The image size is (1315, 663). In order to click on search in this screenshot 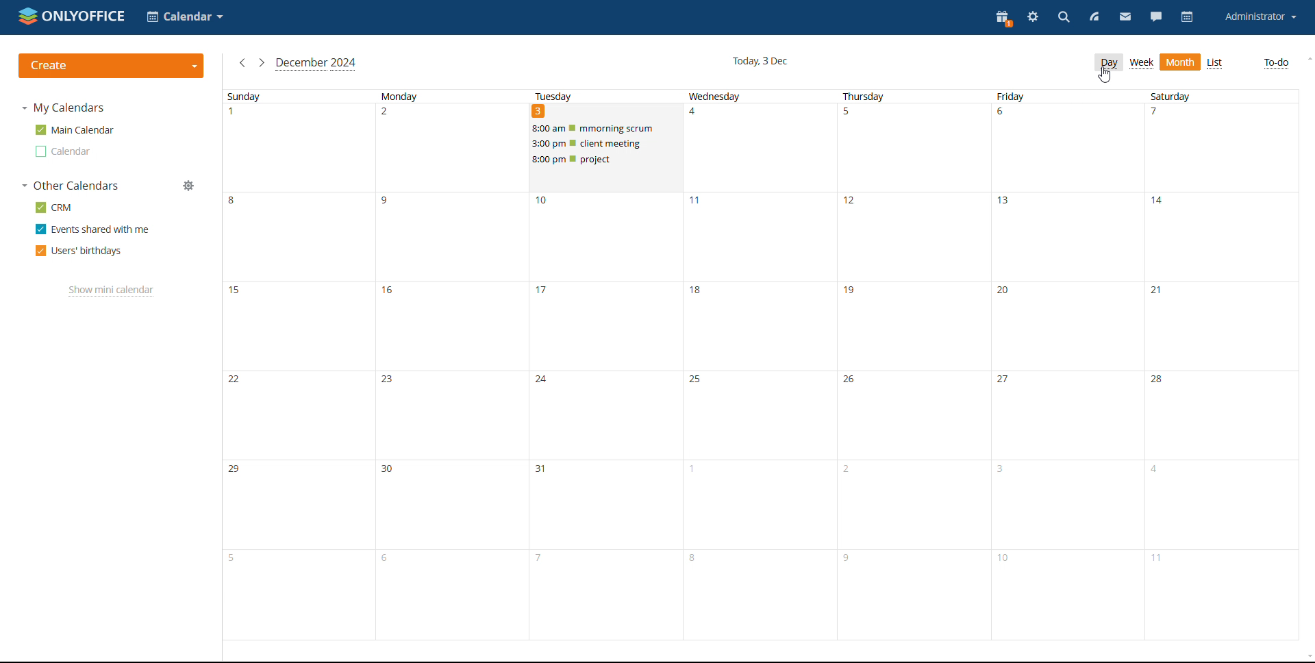, I will do `click(1064, 18)`.